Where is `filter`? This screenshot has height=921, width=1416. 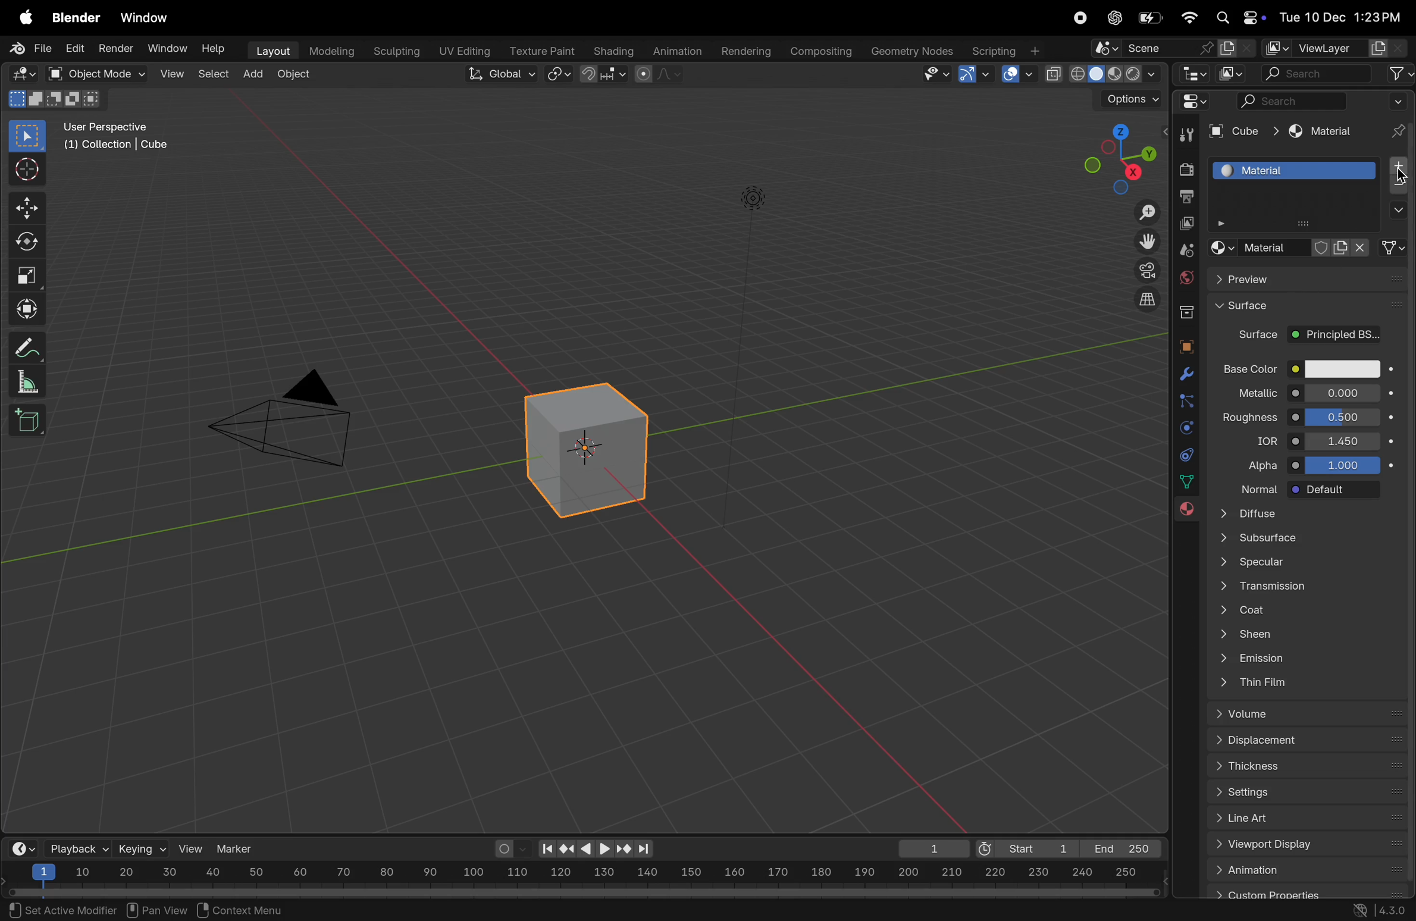
filter is located at coordinates (1400, 73).